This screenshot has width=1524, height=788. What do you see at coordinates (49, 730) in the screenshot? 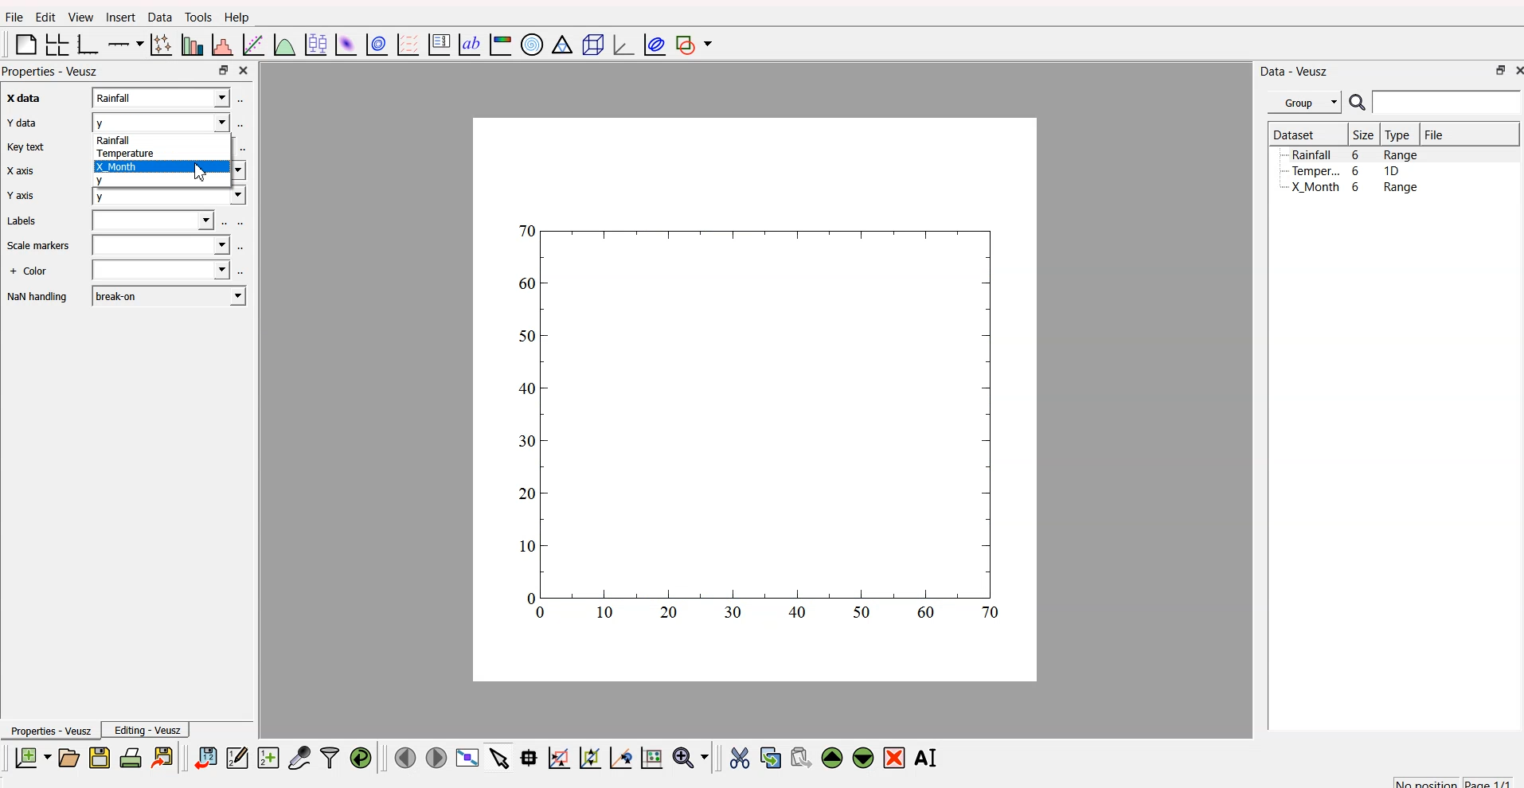
I see `Properties - Veusz` at bounding box center [49, 730].